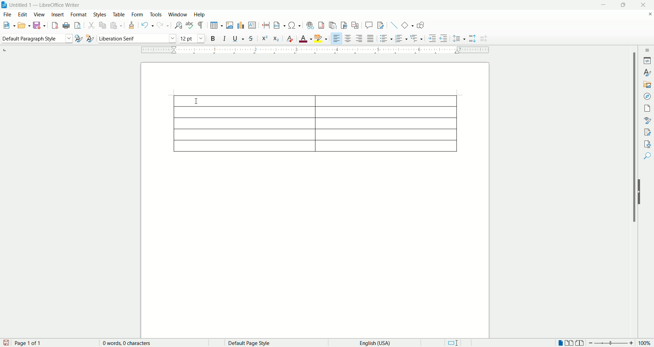  What do you see at coordinates (214, 38) in the screenshot?
I see `bold` at bounding box center [214, 38].